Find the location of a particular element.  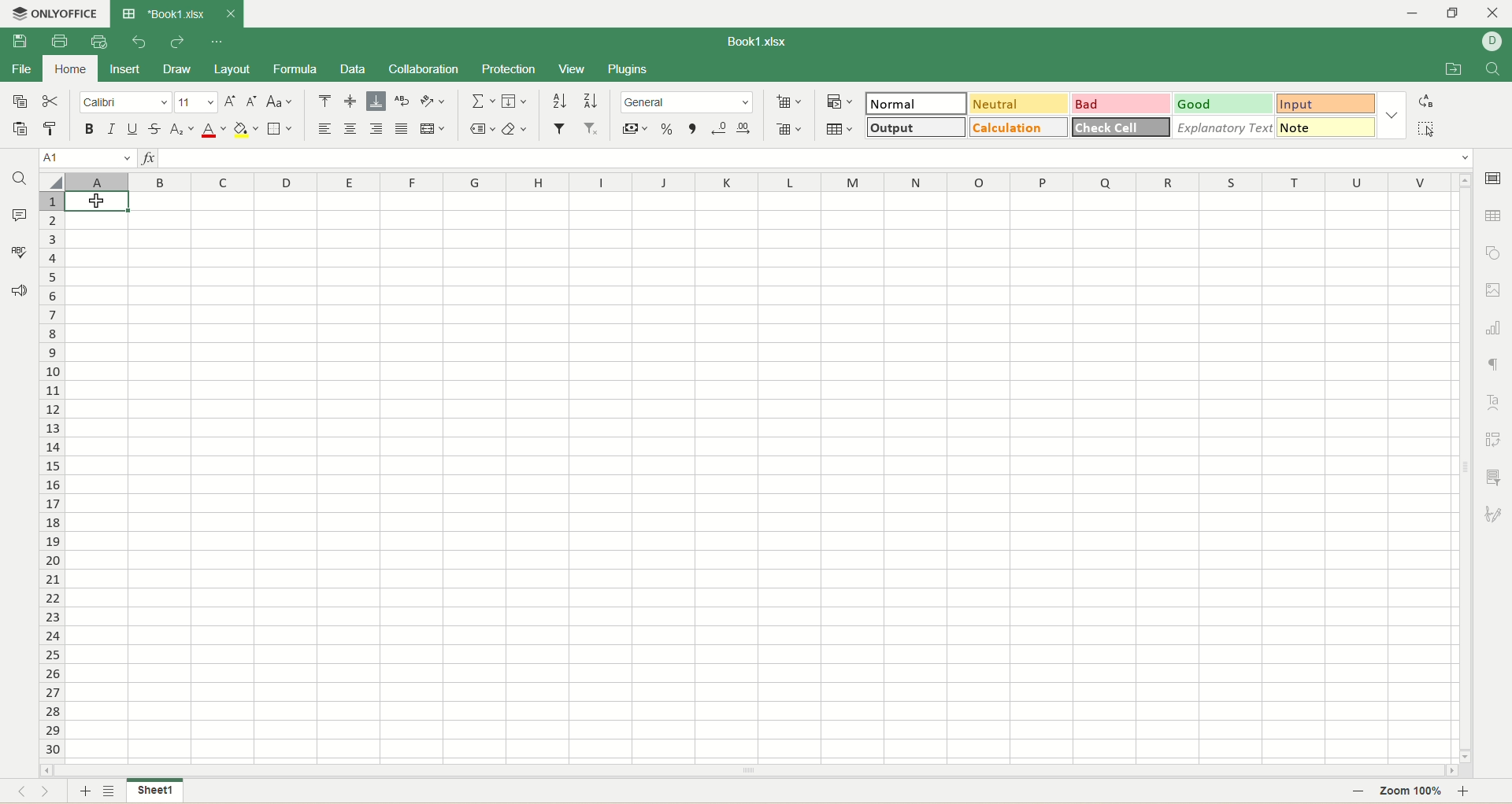

align top is located at coordinates (324, 103).